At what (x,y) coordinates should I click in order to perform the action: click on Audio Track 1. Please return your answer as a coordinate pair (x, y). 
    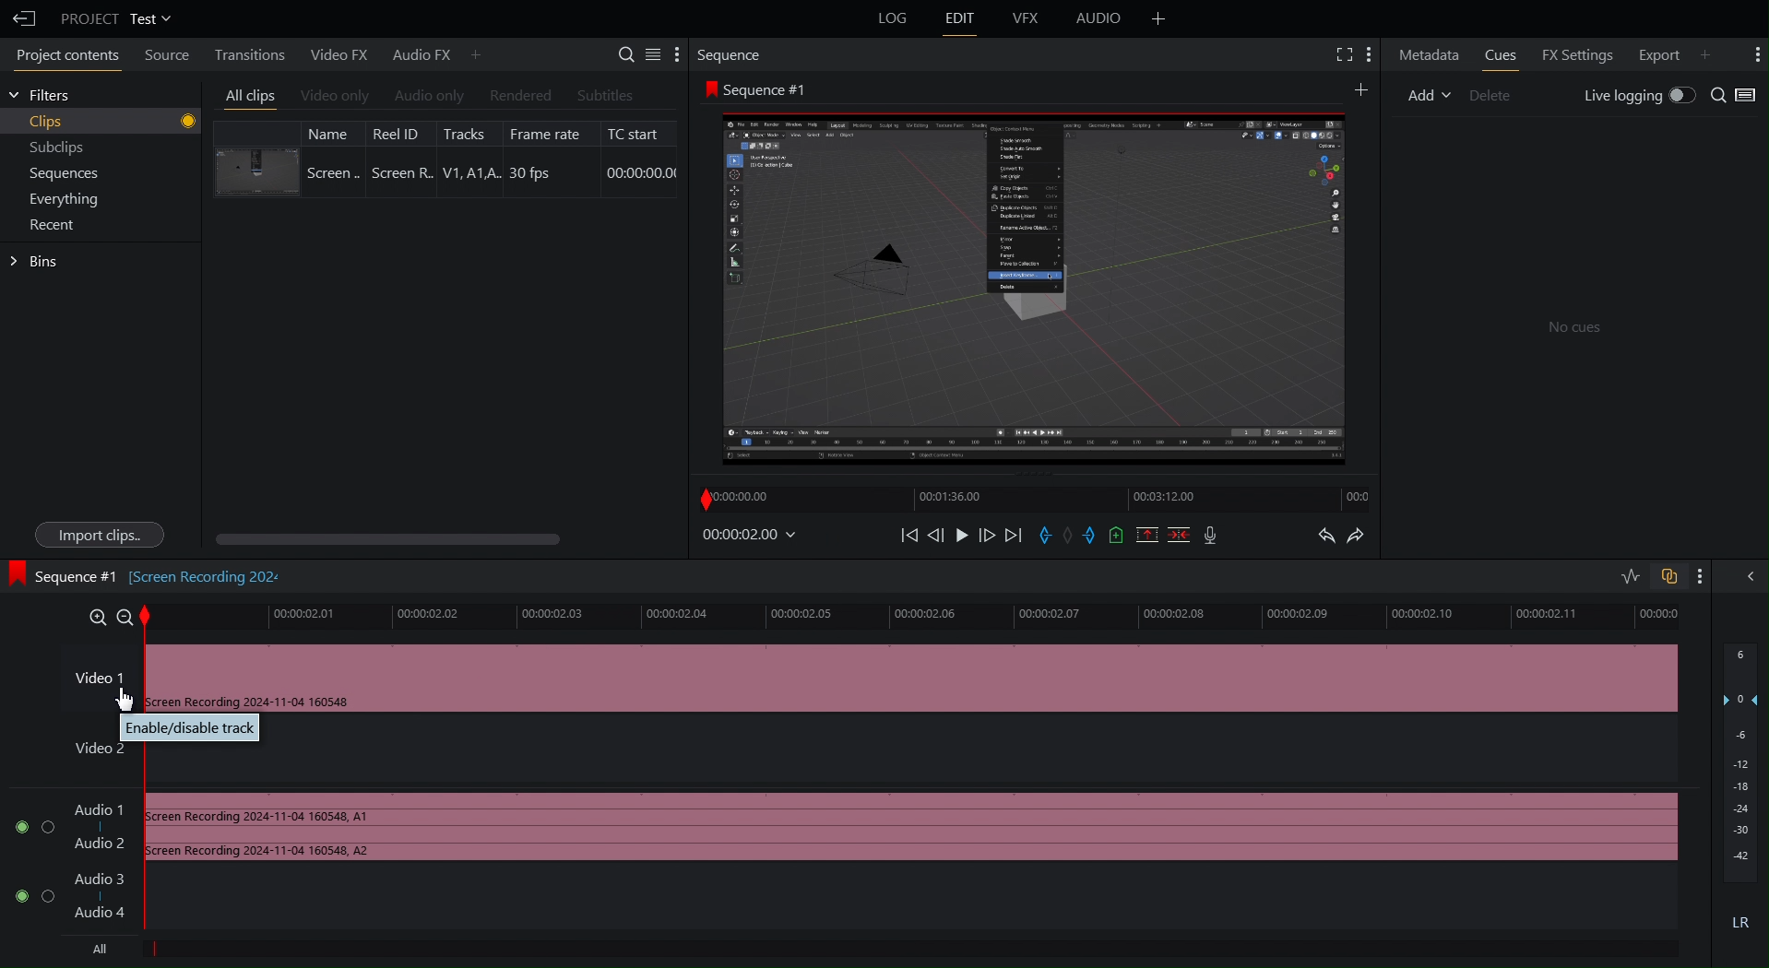
    Looking at the image, I should click on (838, 829).